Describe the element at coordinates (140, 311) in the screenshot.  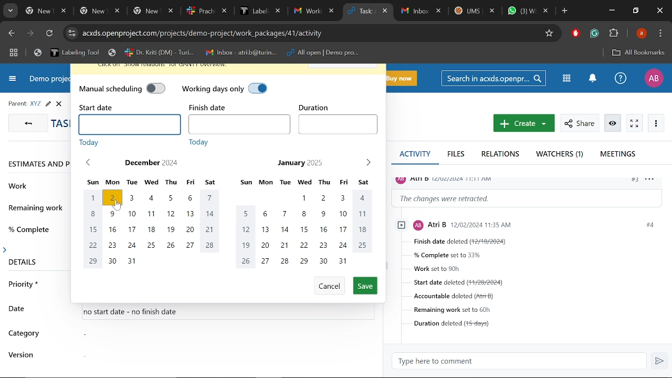
I see `no start date - no finish date` at that location.